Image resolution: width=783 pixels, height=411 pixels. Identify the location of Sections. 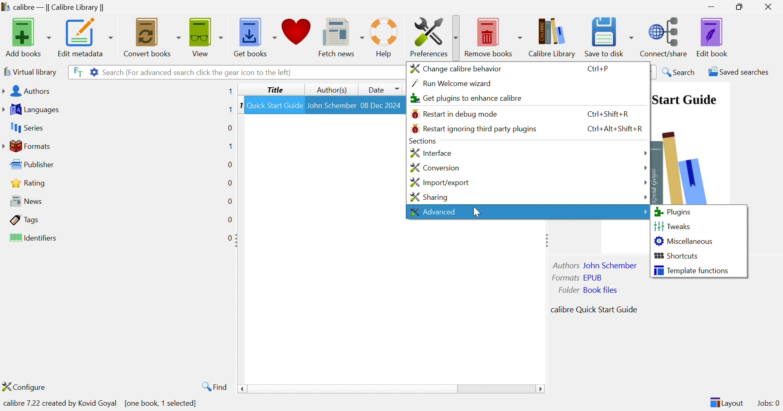
(421, 141).